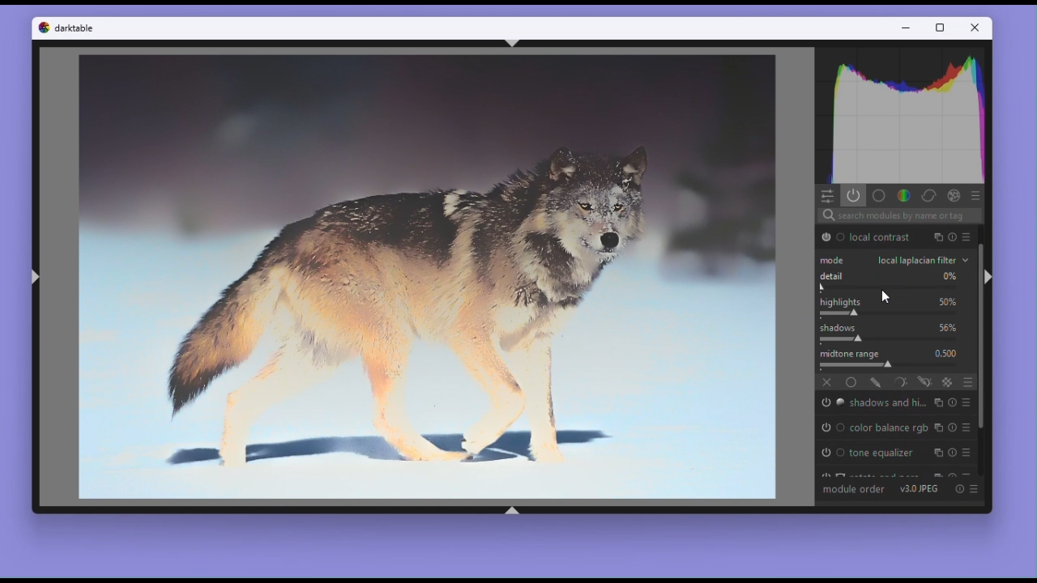 Image resolution: width=1037 pixels, height=583 pixels. What do you see at coordinates (901, 382) in the screenshot?
I see `Parametric mask` at bounding box center [901, 382].